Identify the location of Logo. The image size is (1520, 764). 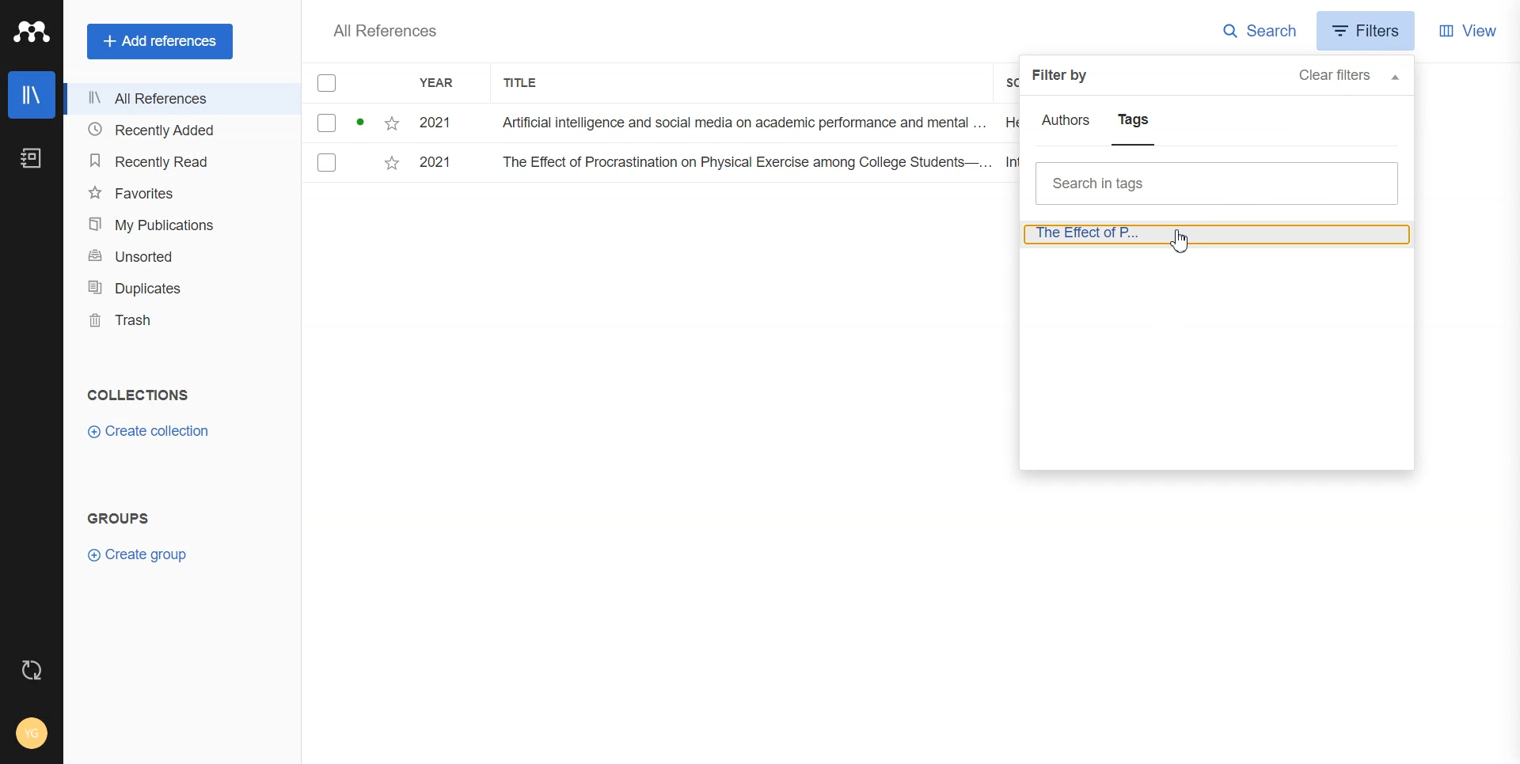
(32, 30).